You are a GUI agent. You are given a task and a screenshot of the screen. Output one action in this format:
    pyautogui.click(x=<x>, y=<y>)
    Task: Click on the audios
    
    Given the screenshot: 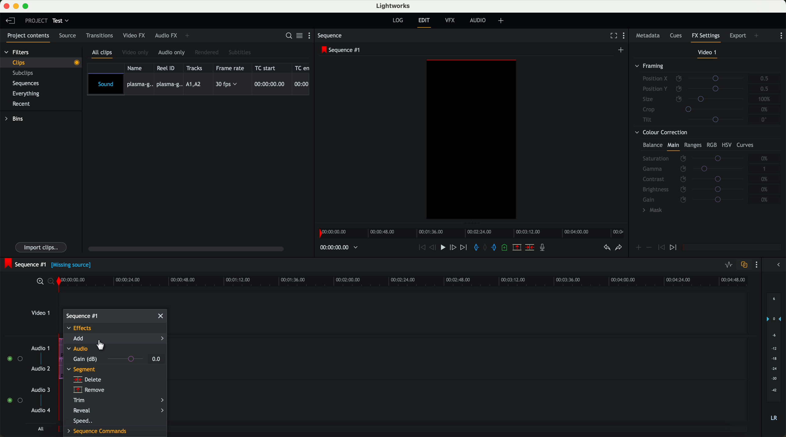 What is the action you would take?
    pyautogui.click(x=27, y=380)
    